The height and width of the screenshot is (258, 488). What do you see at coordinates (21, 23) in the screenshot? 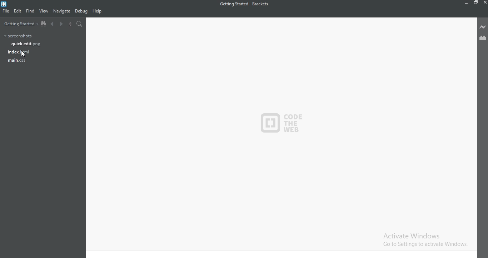
I see `Getting started` at bounding box center [21, 23].